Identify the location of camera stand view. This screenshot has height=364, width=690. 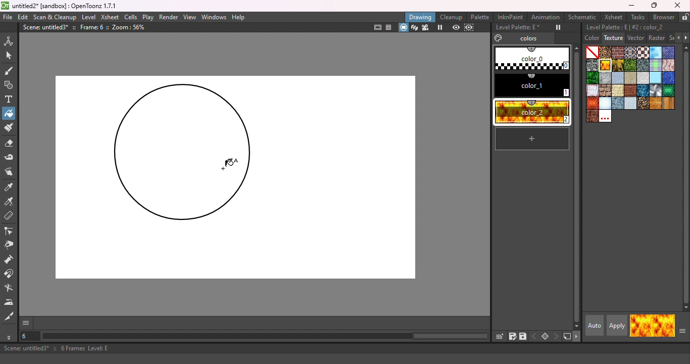
(403, 27).